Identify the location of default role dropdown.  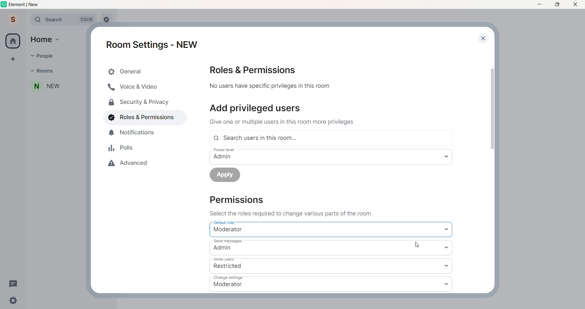
(448, 229).